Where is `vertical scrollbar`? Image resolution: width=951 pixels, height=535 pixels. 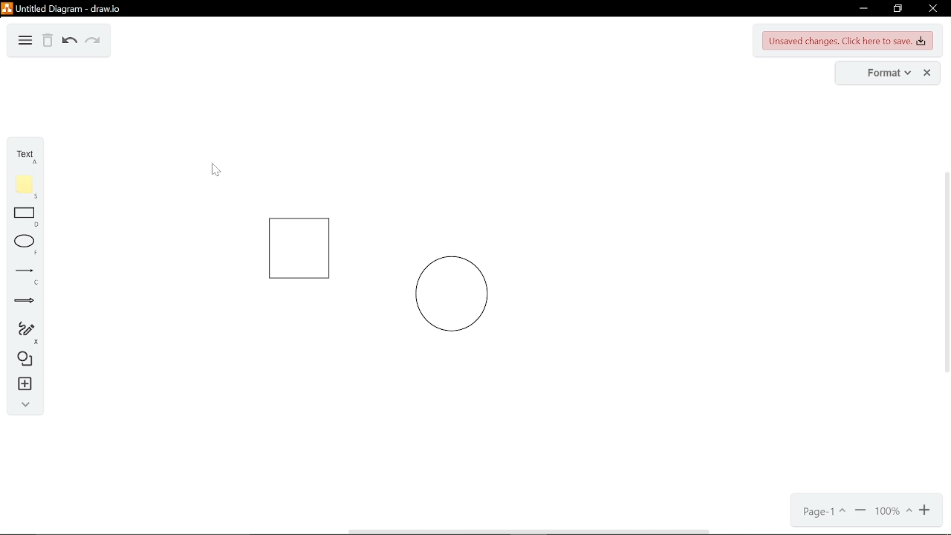
vertical scrollbar is located at coordinates (945, 273).